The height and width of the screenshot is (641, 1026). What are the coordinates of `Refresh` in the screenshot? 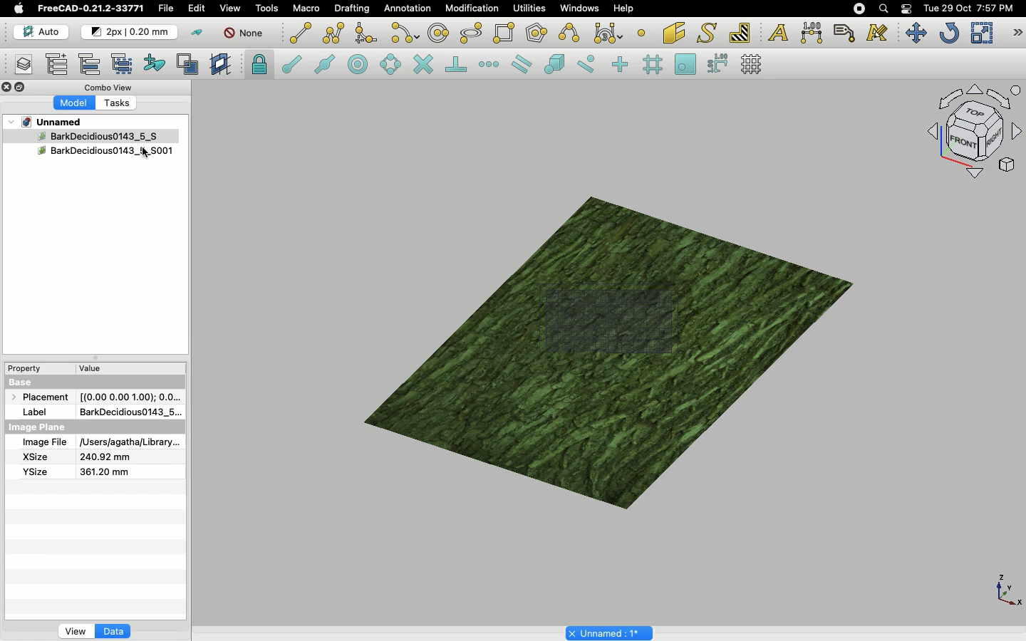 It's located at (949, 34).